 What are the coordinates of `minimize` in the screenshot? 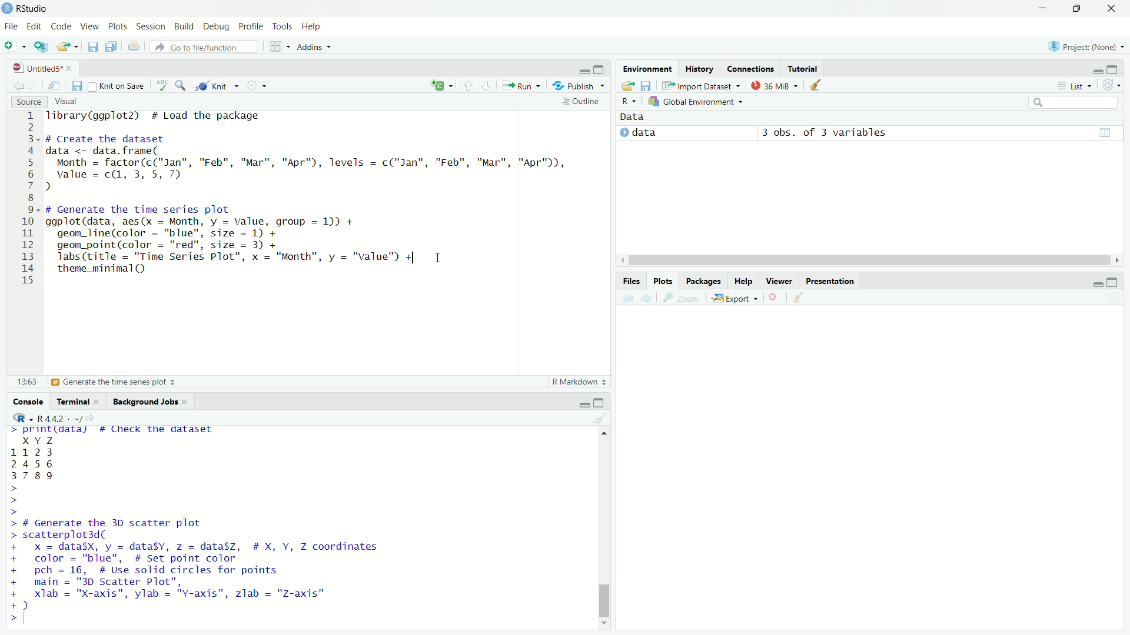 It's located at (1096, 69).